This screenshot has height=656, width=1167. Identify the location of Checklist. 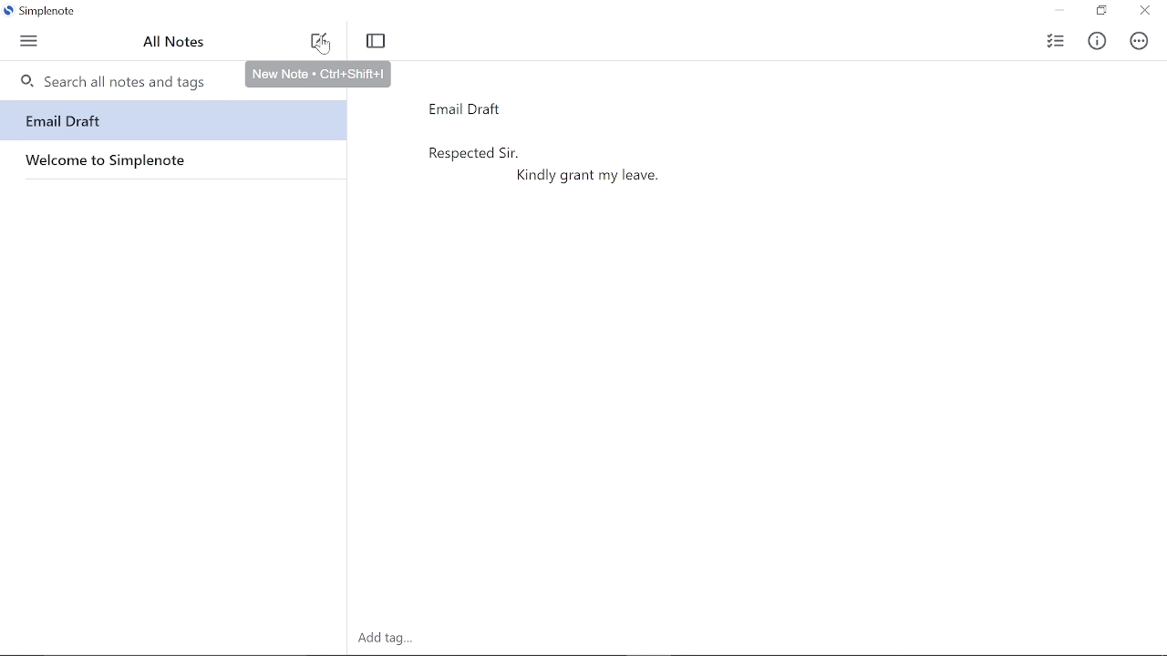
(1054, 41).